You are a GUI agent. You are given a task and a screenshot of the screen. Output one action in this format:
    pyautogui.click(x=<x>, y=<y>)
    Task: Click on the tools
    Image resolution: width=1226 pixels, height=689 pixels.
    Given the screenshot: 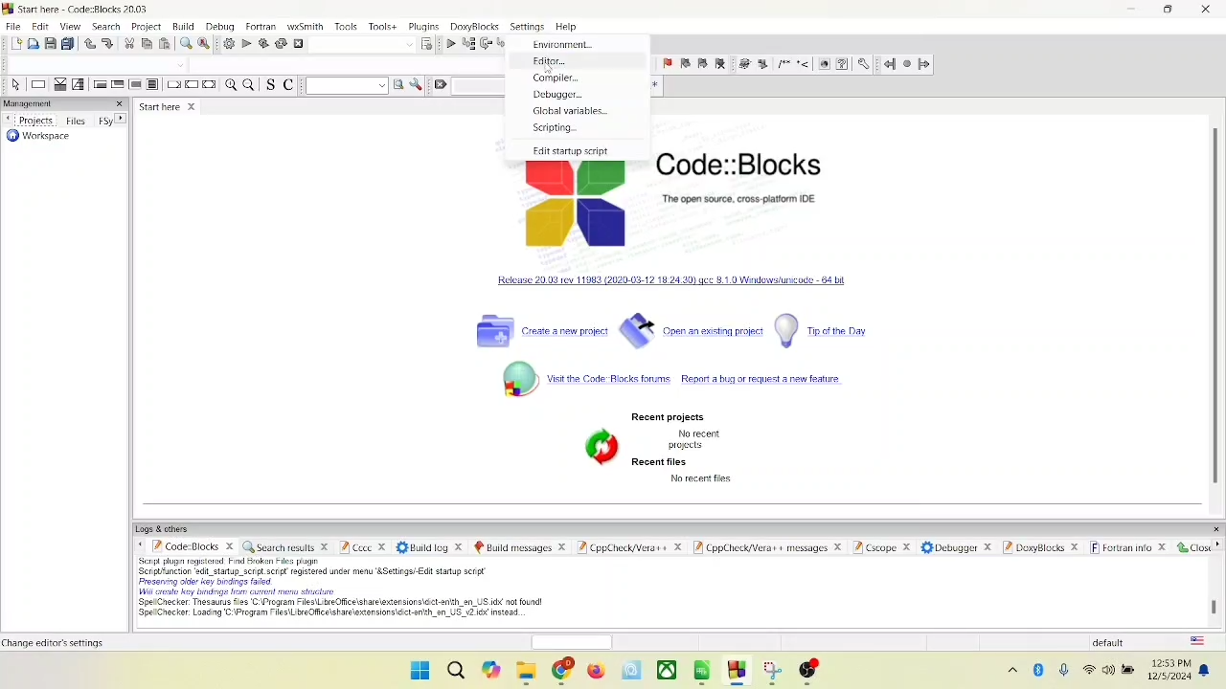 What is the action you would take?
    pyautogui.click(x=385, y=26)
    